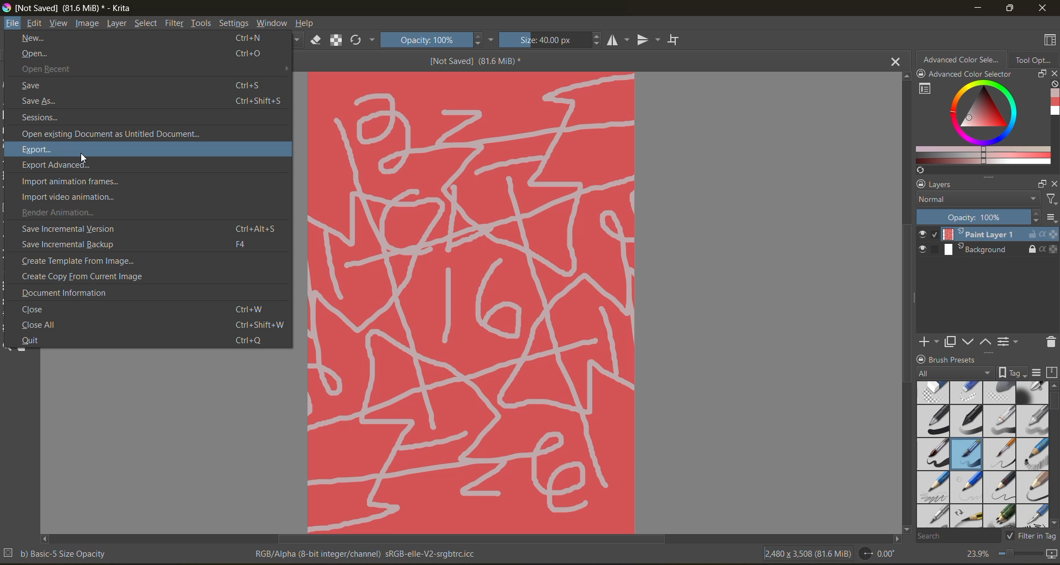  What do you see at coordinates (53, 118) in the screenshot?
I see `sessions` at bounding box center [53, 118].